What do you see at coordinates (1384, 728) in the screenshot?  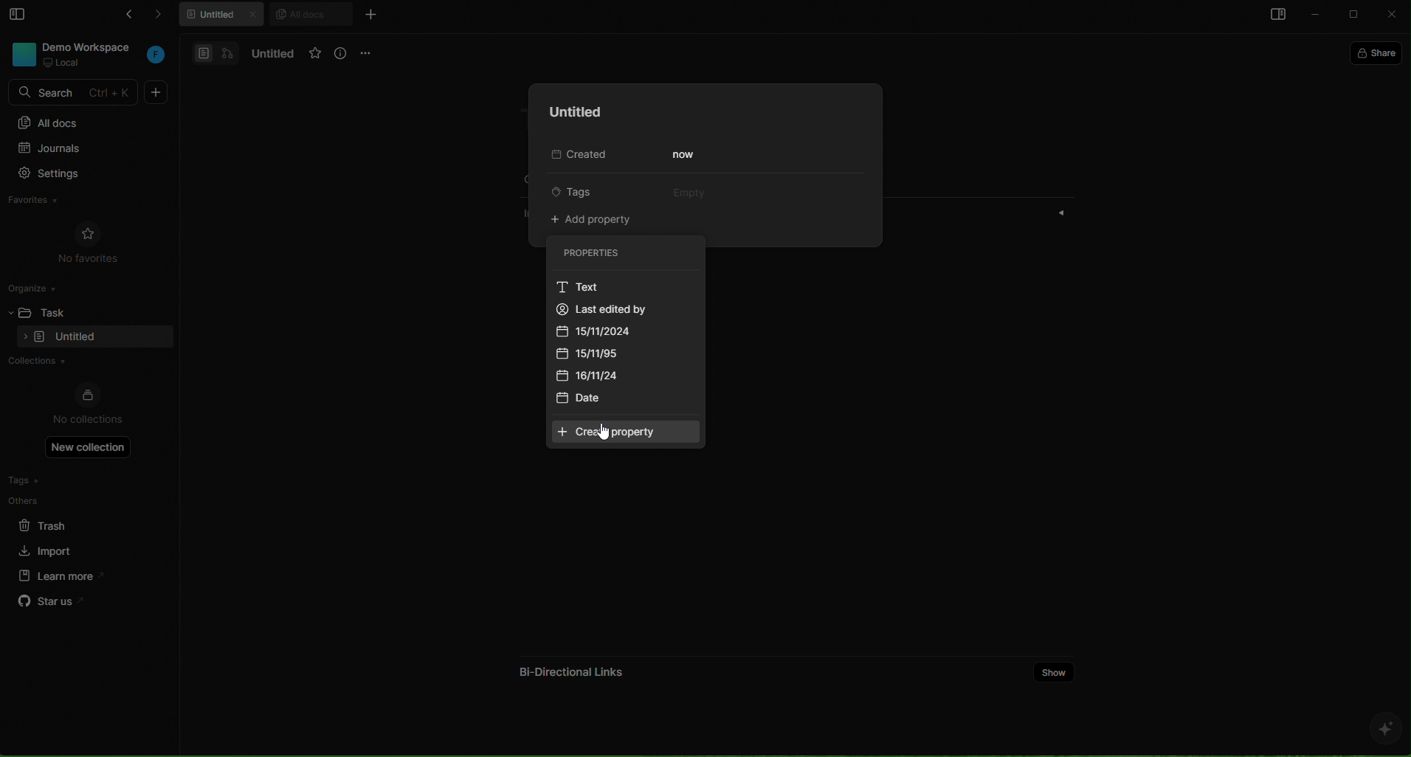 I see `ai` at bounding box center [1384, 728].